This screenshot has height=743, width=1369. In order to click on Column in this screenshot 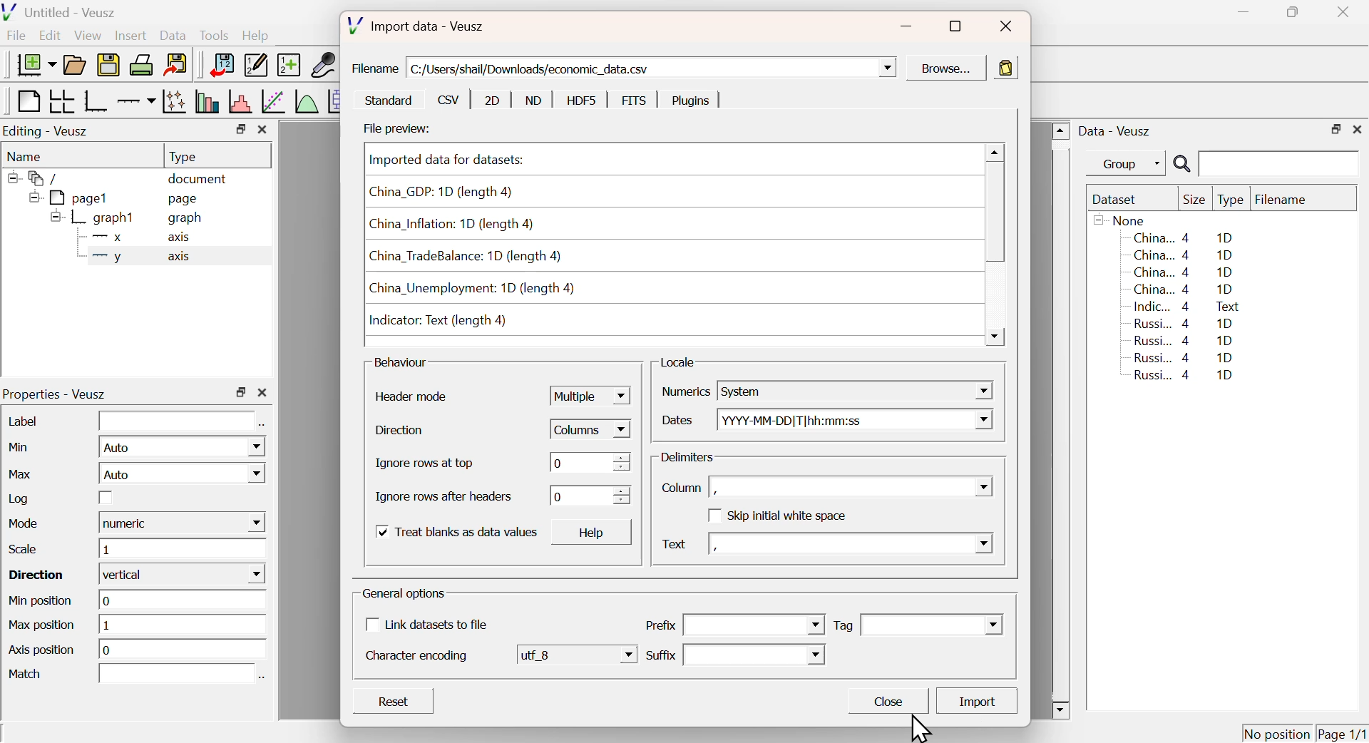, I will do `click(680, 486)`.